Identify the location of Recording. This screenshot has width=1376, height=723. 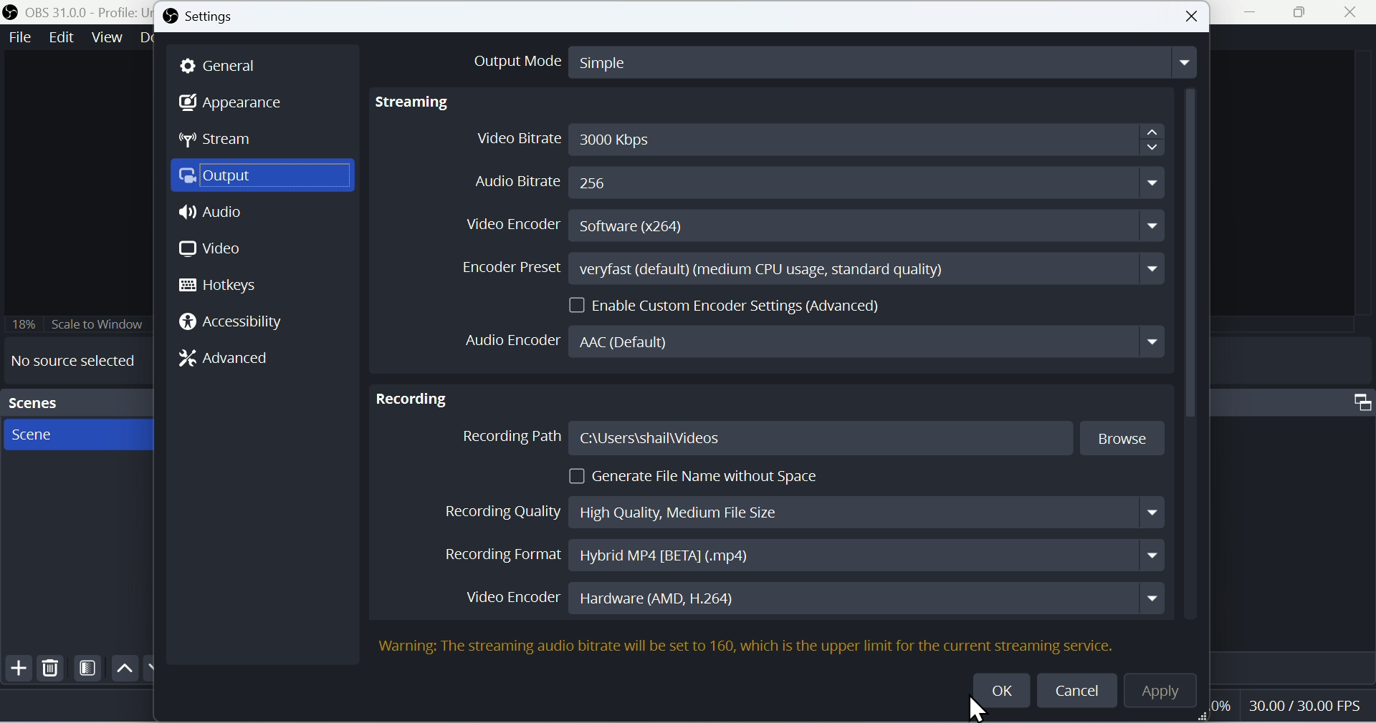
(412, 394).